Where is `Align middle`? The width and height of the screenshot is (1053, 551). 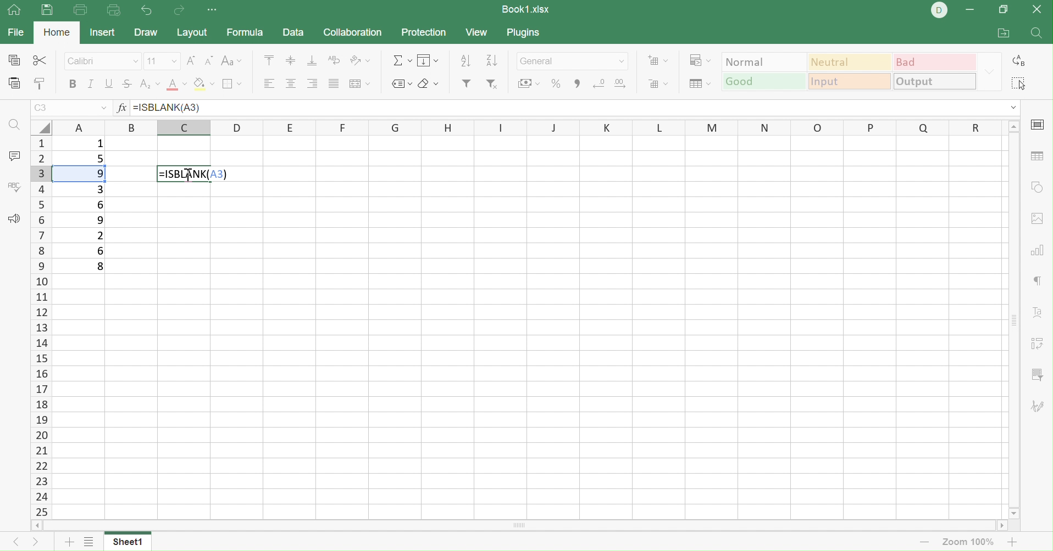
Align middle is located at coordinates (293, 84).